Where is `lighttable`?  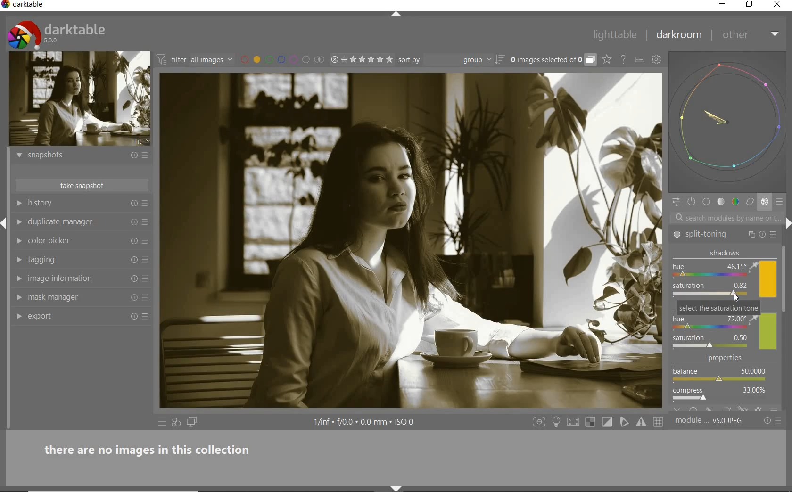 lighttable is located at coordinates (615, 36).